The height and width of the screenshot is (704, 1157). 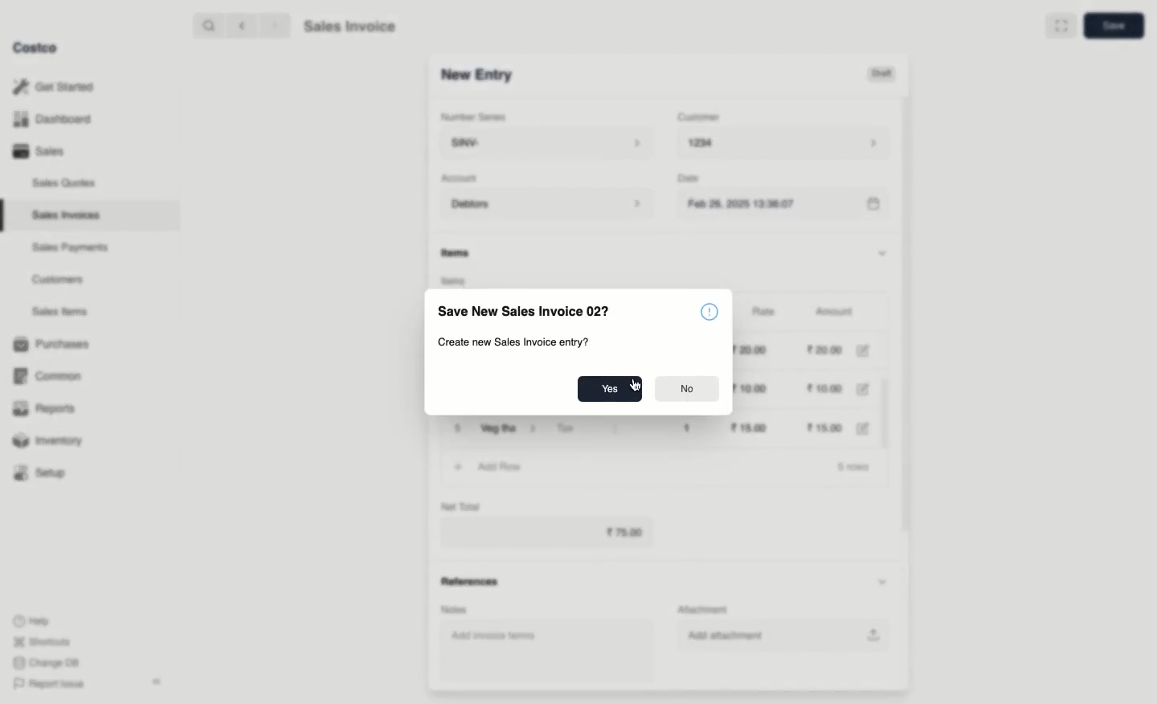 What do you see at coordinates (46, 473) in the screenshot?
I see `Setup` at bounding box center [46, 473].